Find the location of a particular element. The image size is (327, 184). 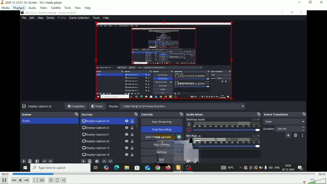

Audio is located at coordinates (31, 7).